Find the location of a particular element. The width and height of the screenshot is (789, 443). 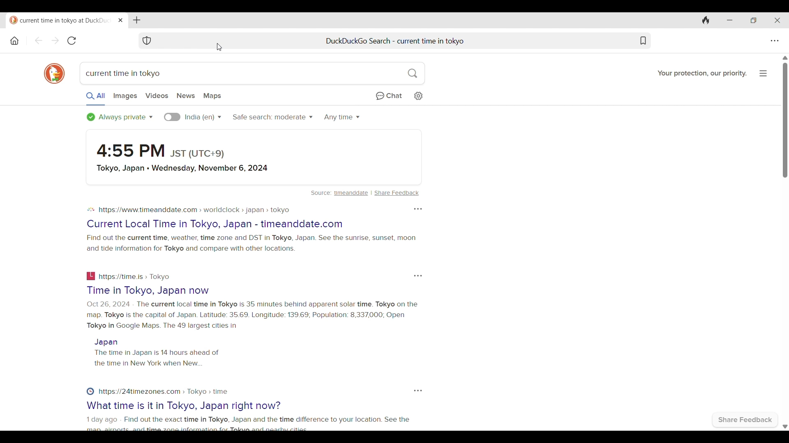

Japan is located at coordinates (106, 343).